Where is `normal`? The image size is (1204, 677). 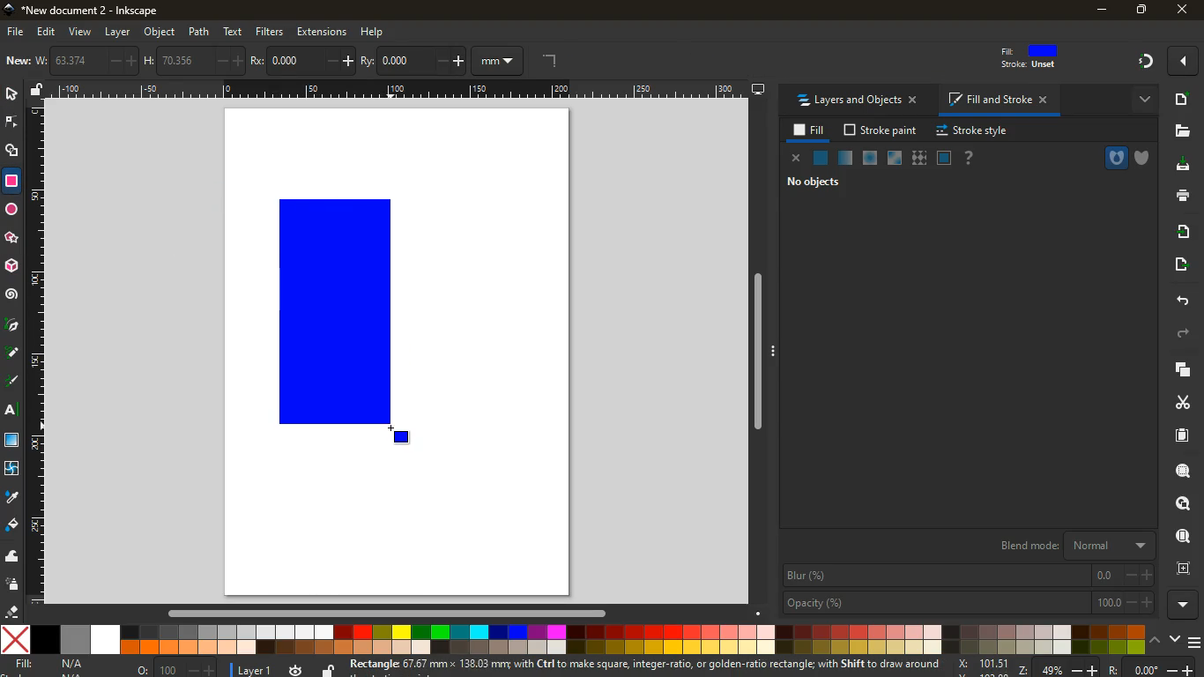
normal is located at coordinates (820, 158).